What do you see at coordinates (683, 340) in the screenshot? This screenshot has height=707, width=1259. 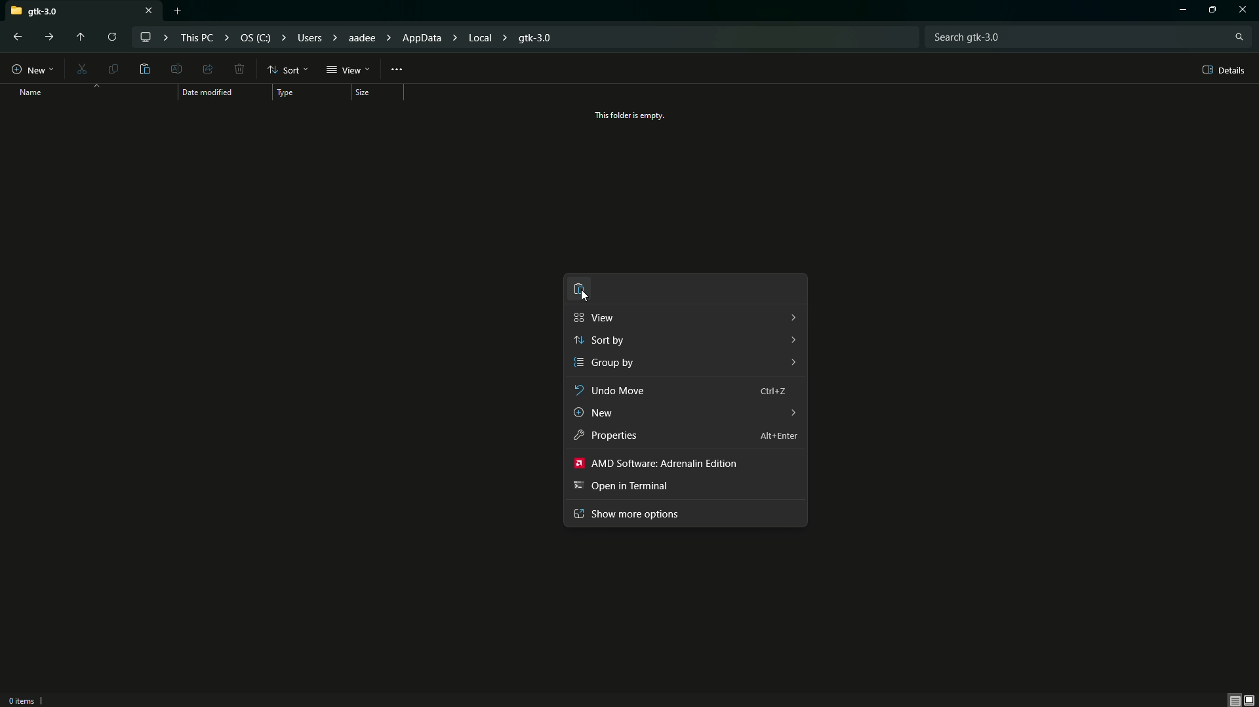 I see `Sort by` at bounding box center [683, 340].